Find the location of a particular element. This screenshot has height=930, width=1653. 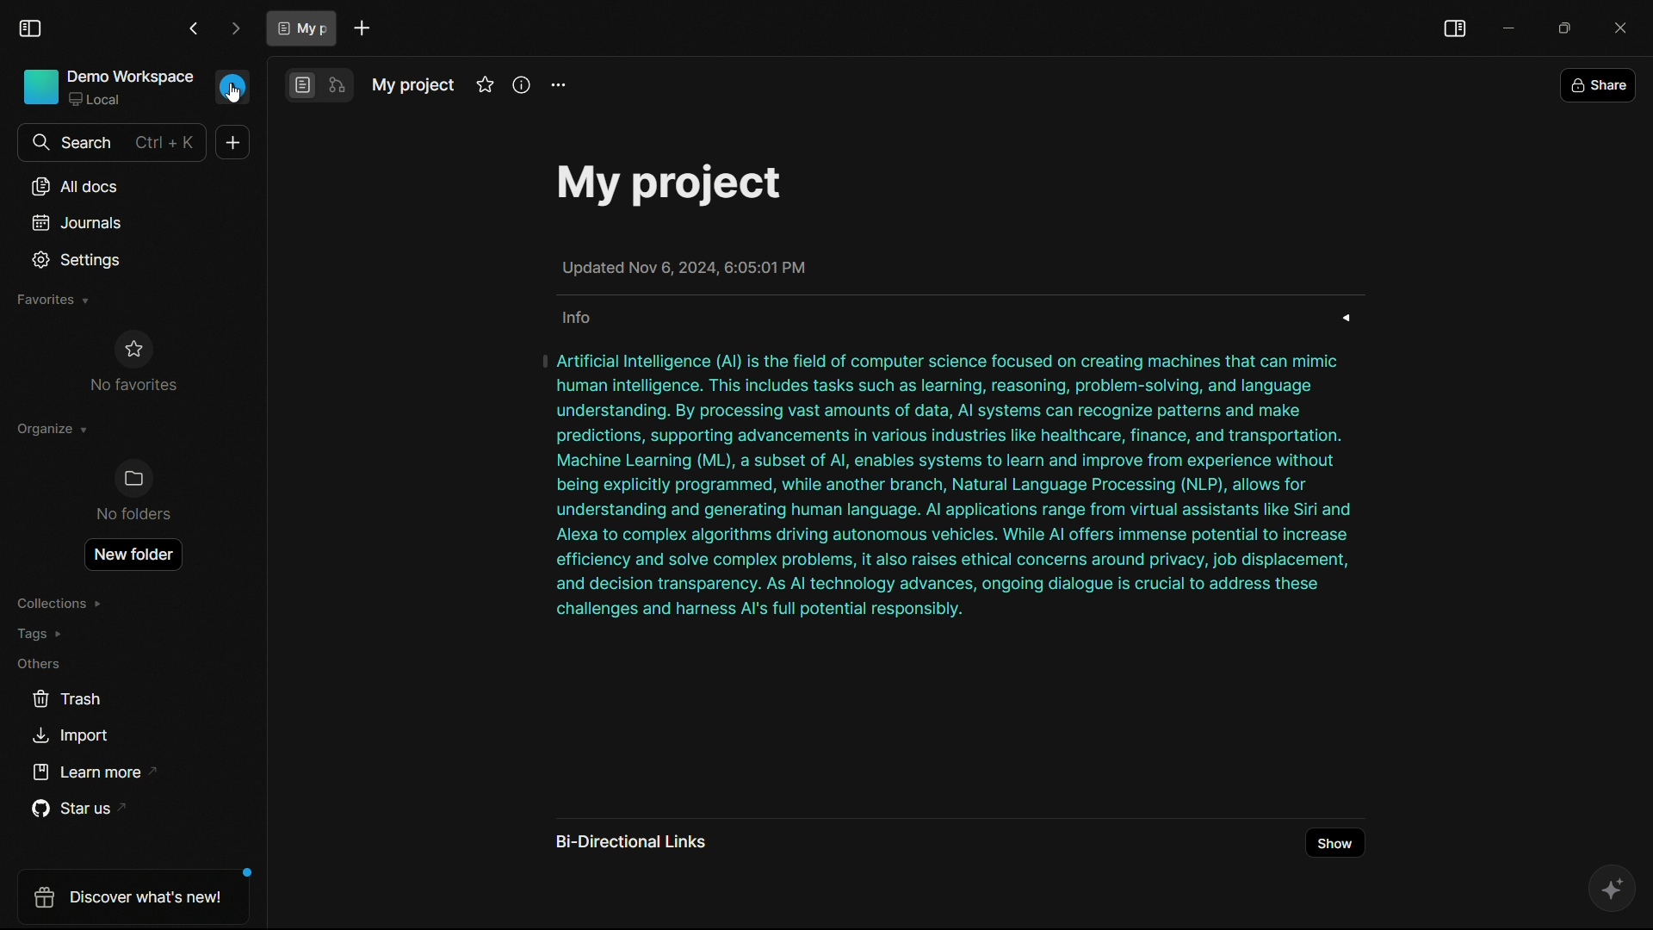

minimize is located at coordinates (1507, 27).